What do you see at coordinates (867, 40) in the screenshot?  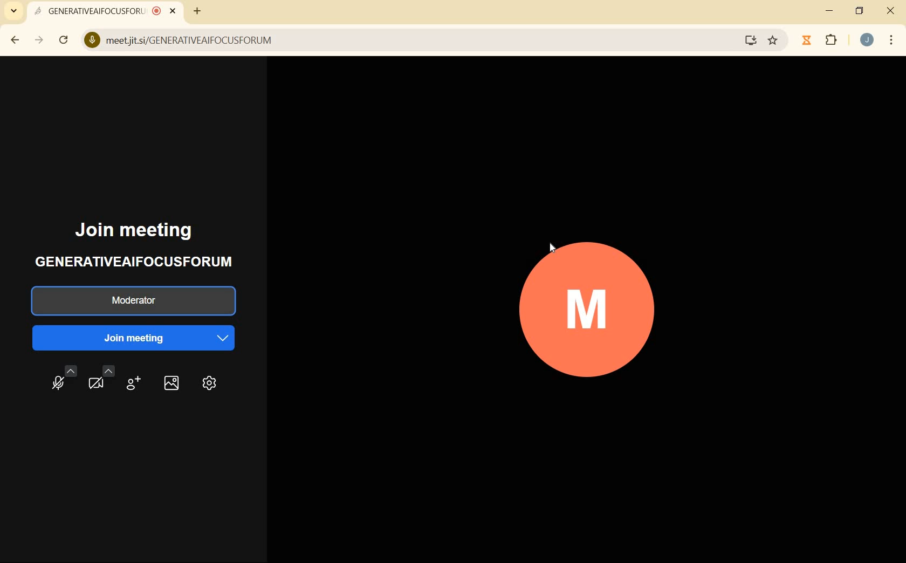 I see `ACCOUNT` at bounding box center [867, 40].